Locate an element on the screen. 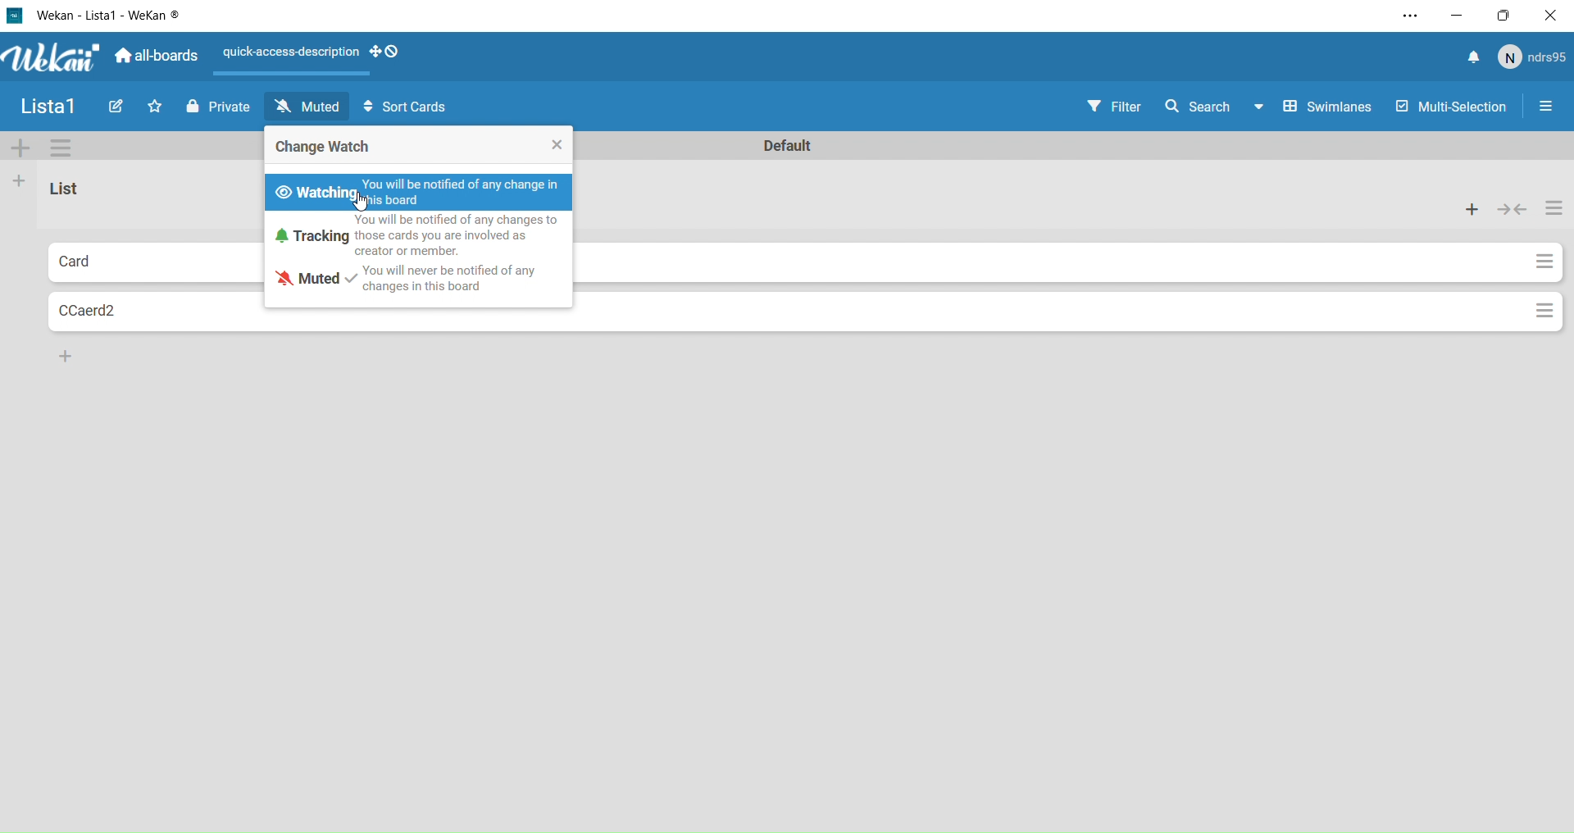  Multi-Selection is located at coordinates (1447, 107).